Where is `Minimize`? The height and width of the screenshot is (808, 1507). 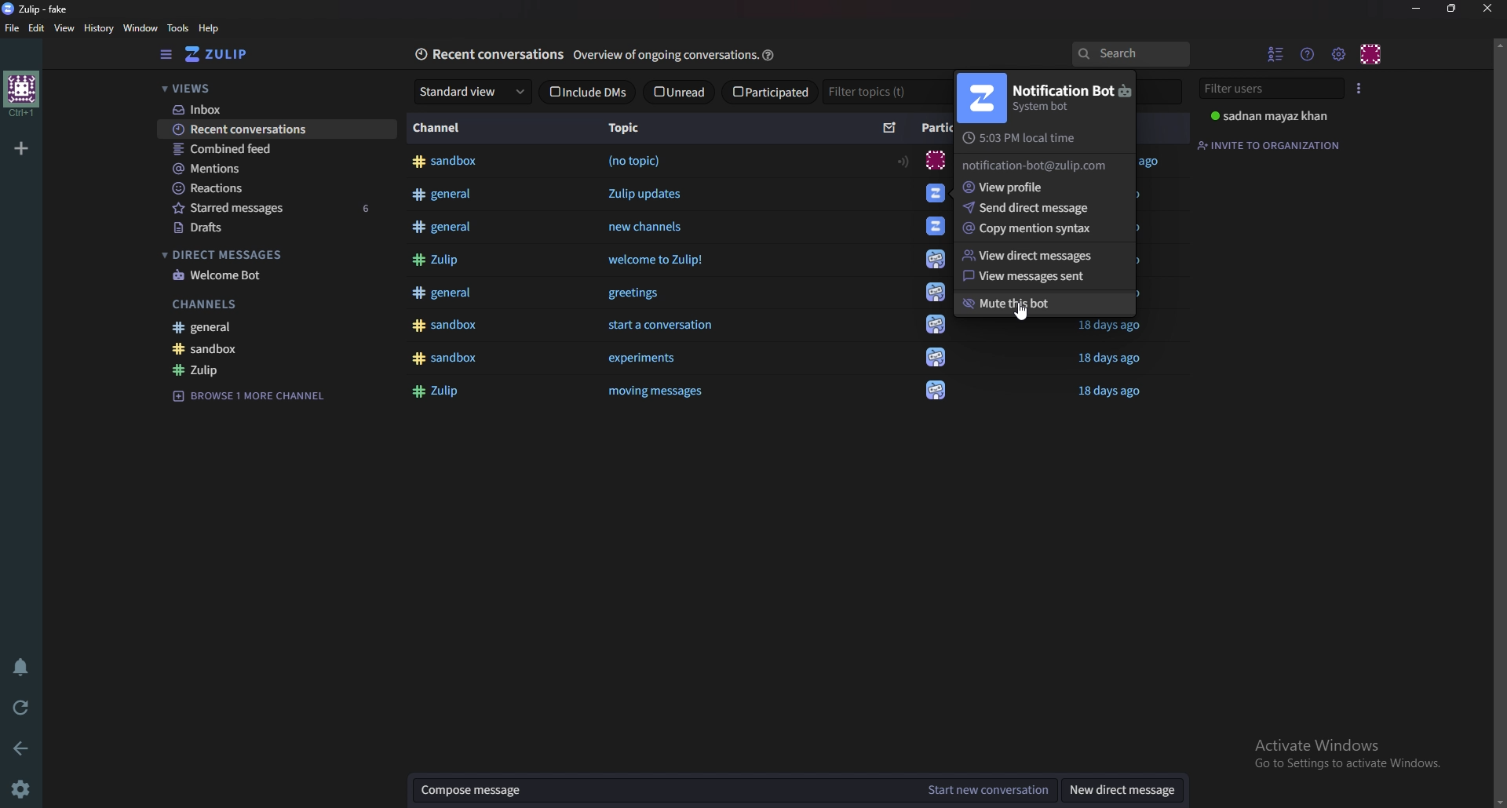
Minimize is located at coordinates (1418, 7).